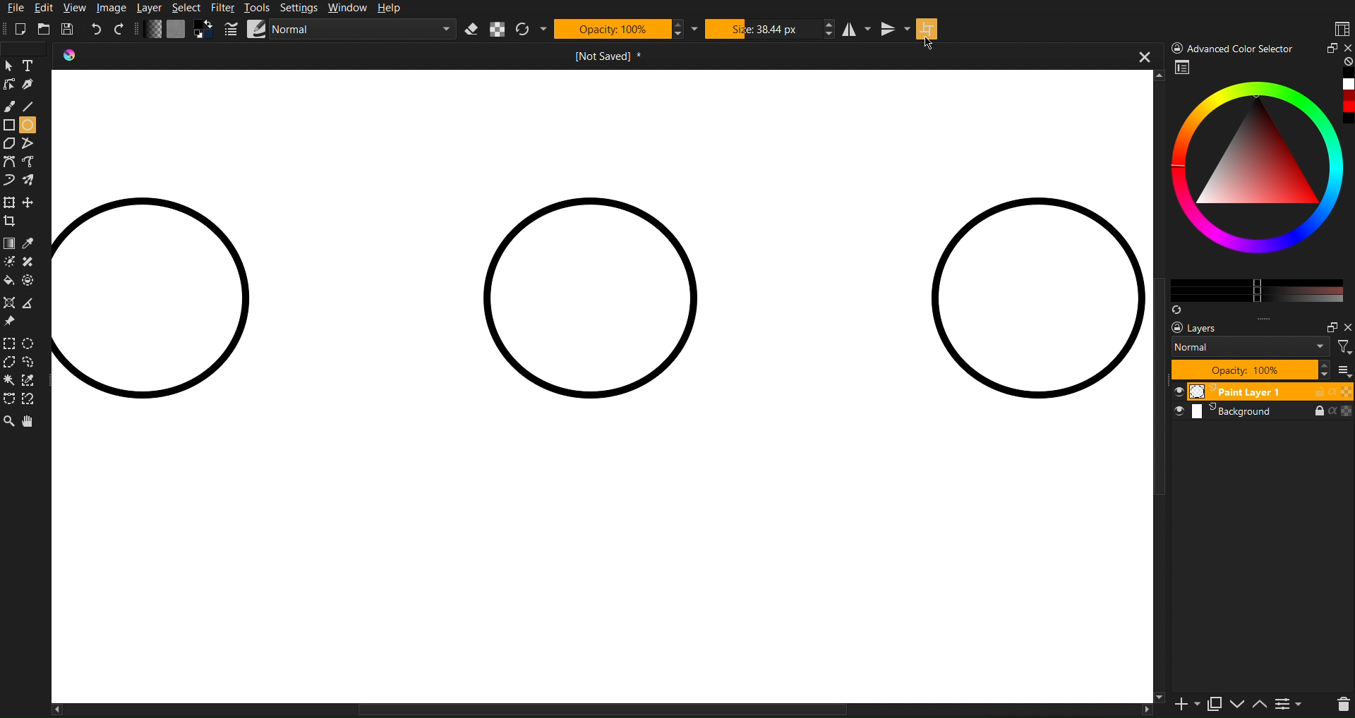  What do you see at coordinates (1341, 29) in the screenshot?
I see `Workspaces` at bounding box center [1341, 29].